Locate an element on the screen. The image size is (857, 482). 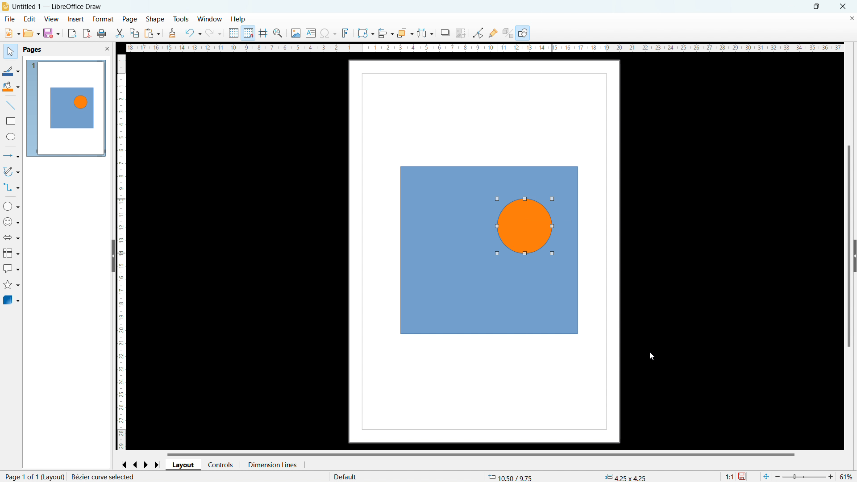
callout shapes is located at coordinates (11, 268).